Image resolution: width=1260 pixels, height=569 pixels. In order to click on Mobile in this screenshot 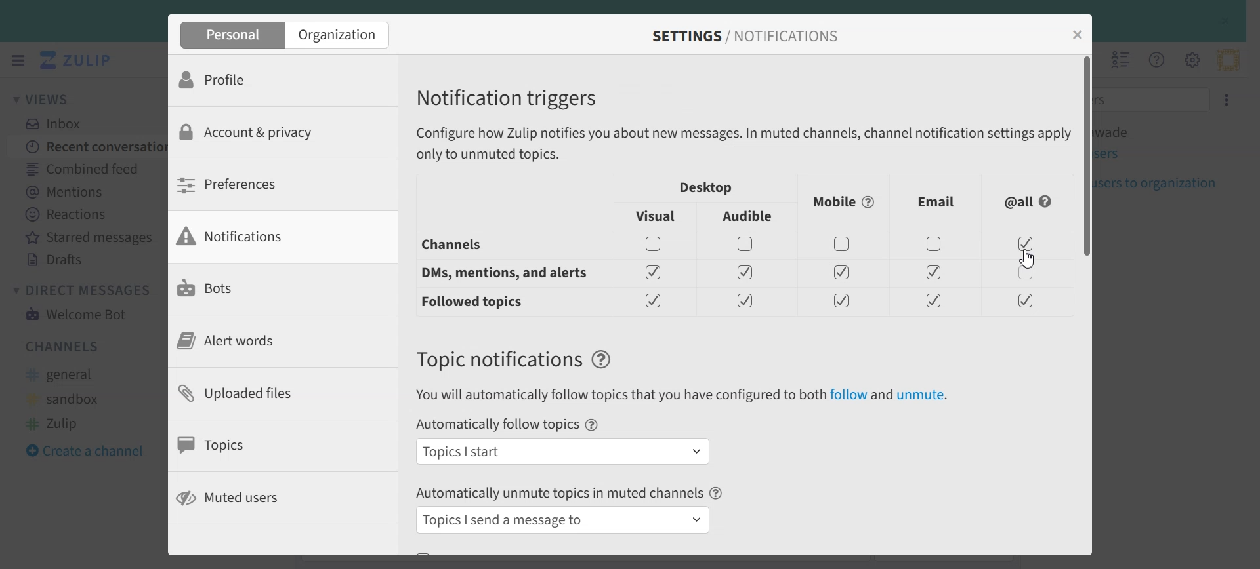, I will do `click(845, 203)`.